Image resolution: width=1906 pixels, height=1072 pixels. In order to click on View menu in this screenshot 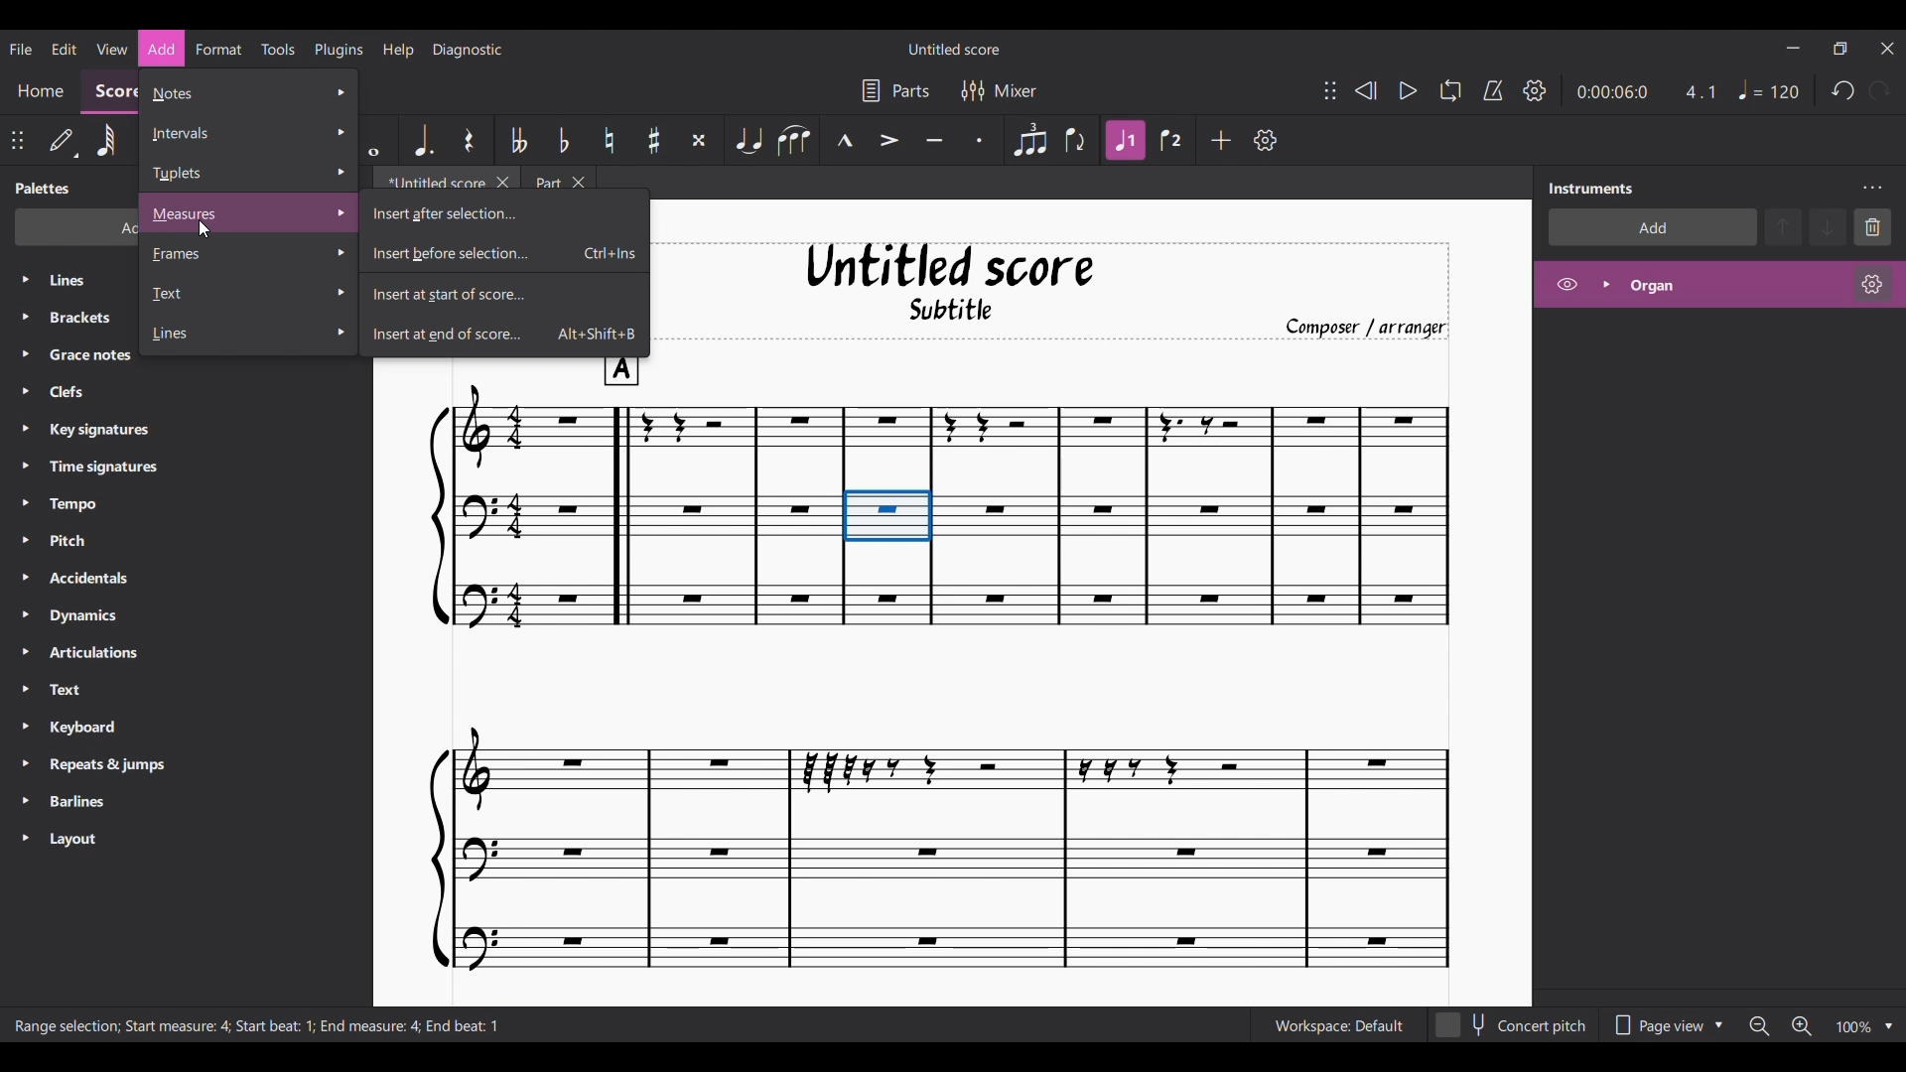, I will do `click(112, 49)`.